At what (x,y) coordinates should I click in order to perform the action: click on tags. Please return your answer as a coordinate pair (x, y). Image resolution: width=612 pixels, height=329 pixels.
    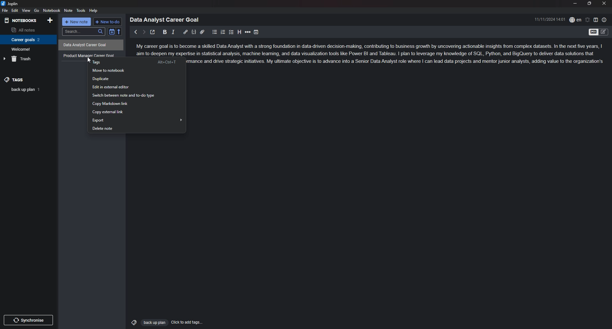
    Looking at the image, I should click on (135, 62).